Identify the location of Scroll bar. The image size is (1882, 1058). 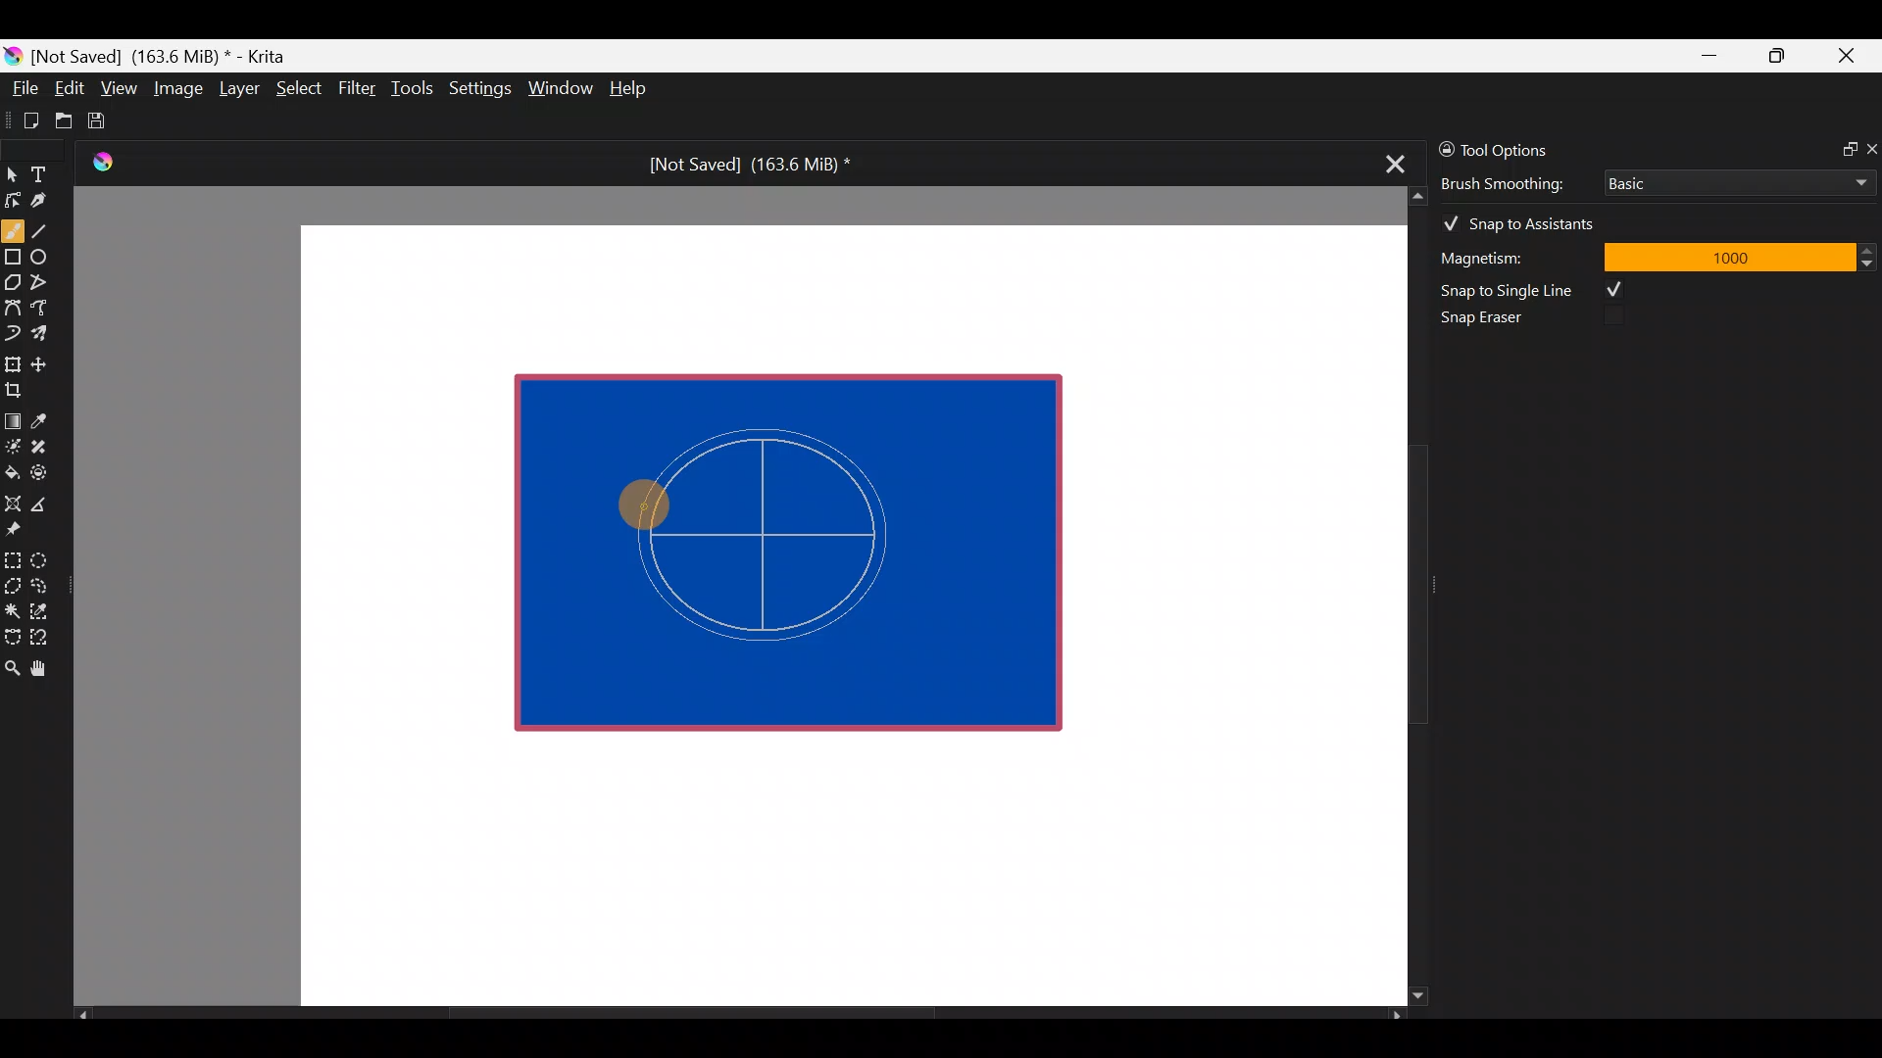
(1404, 597).